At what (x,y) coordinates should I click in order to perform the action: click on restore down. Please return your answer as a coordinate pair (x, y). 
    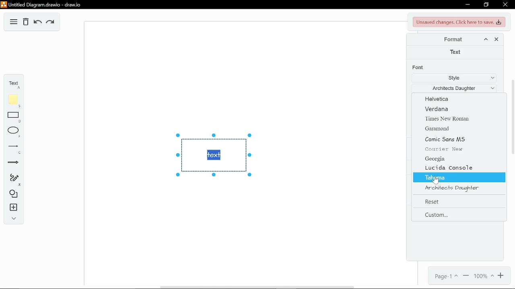
    Looking at the image, I should click on (487, 5).